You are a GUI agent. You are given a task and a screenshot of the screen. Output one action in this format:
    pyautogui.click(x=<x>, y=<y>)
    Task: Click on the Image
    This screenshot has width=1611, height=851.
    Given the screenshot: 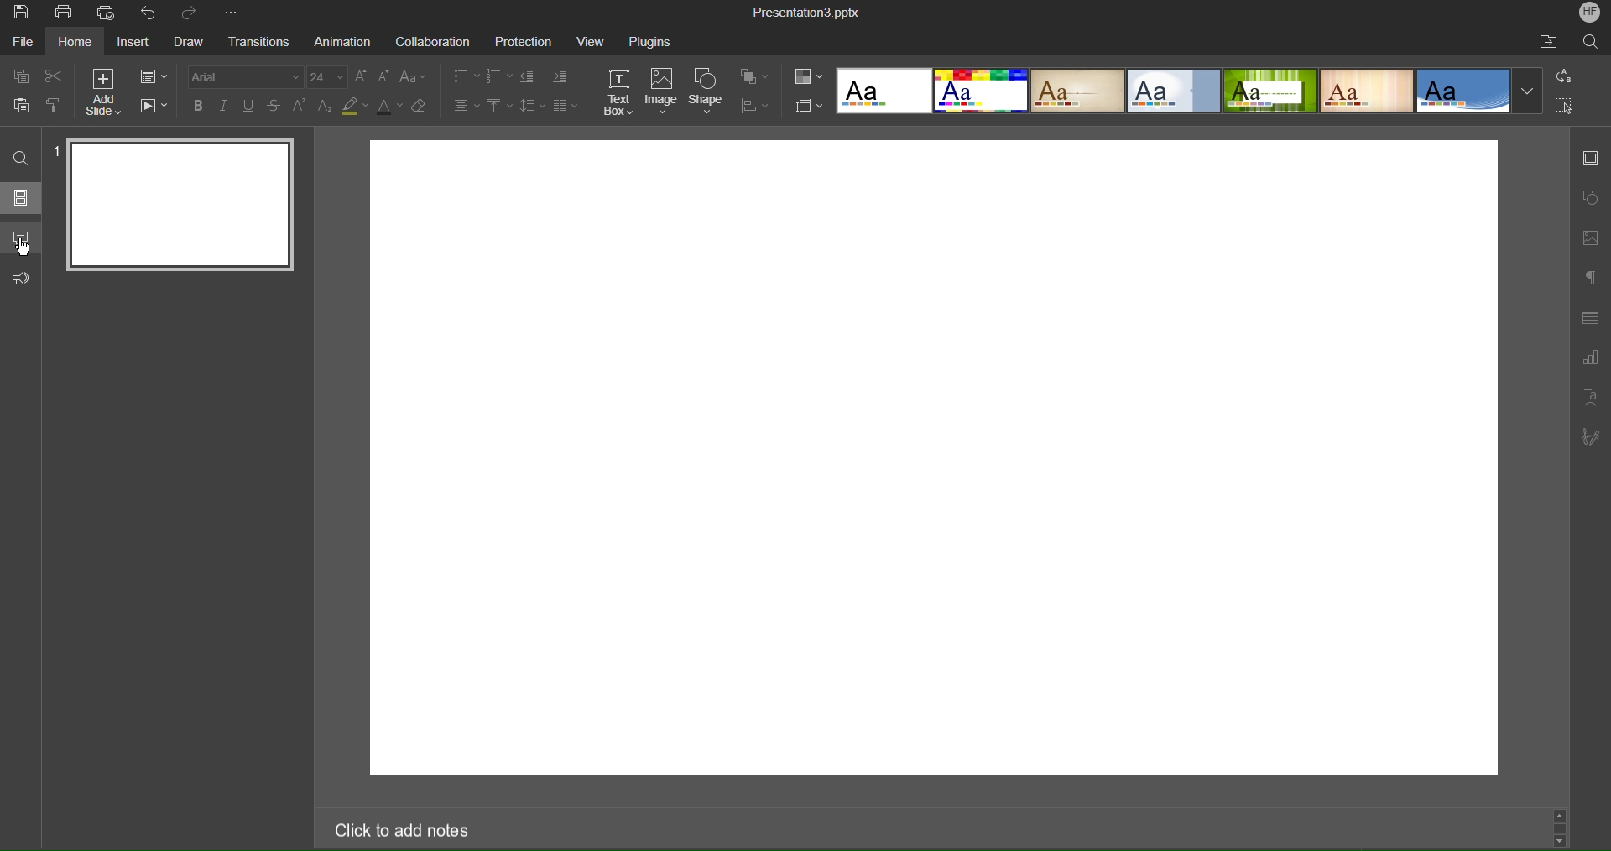 What is the action you would take?
    pyautogui.click(x=665, y=91)
    